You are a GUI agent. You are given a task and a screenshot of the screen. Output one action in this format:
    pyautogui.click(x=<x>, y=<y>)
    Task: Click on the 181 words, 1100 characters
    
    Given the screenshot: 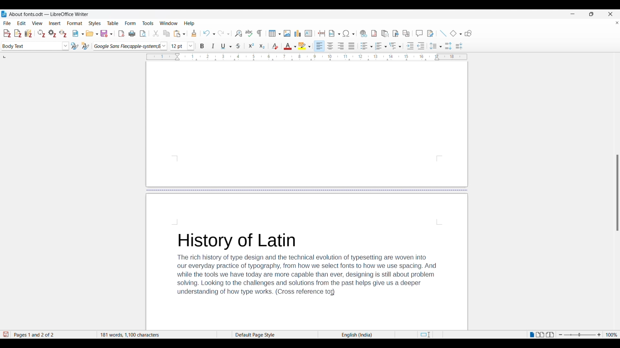 What is the action you would take?
    pyautogui.click(x=157, y=334)
    